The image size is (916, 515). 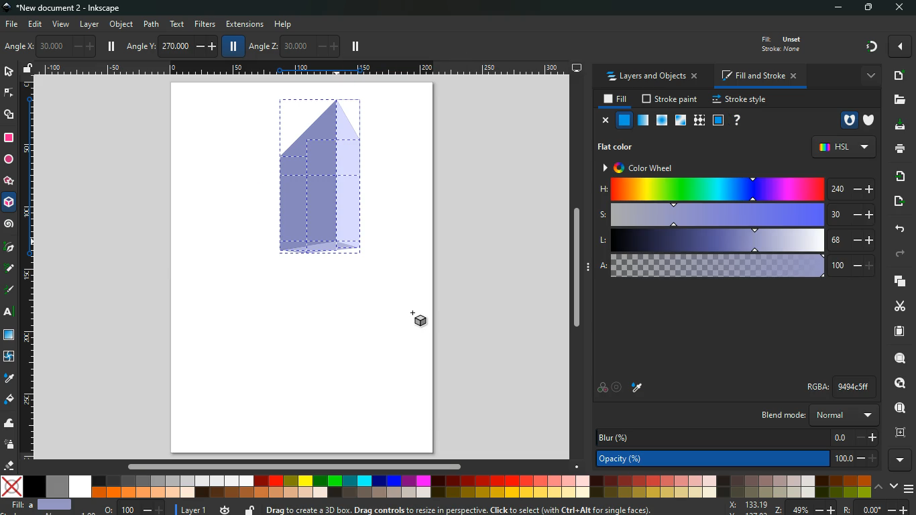 I want to click on files, so click(x=898, y=101).